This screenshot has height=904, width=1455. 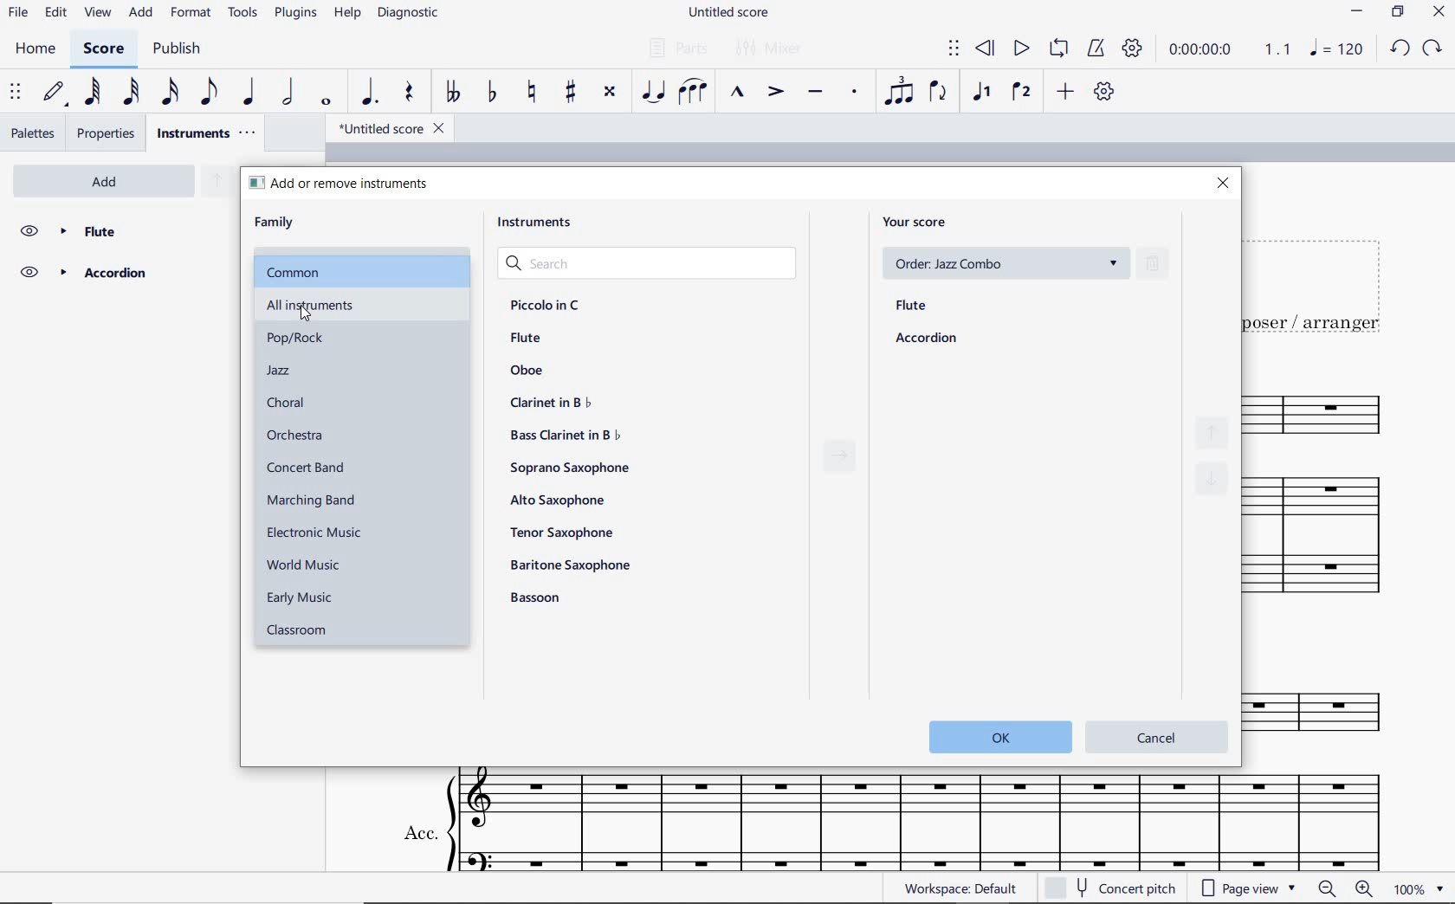 What do you see at coordinates (1359, 11) in the screenshot?
I see `MINIMIZE` at bounding box center [1359, 11].